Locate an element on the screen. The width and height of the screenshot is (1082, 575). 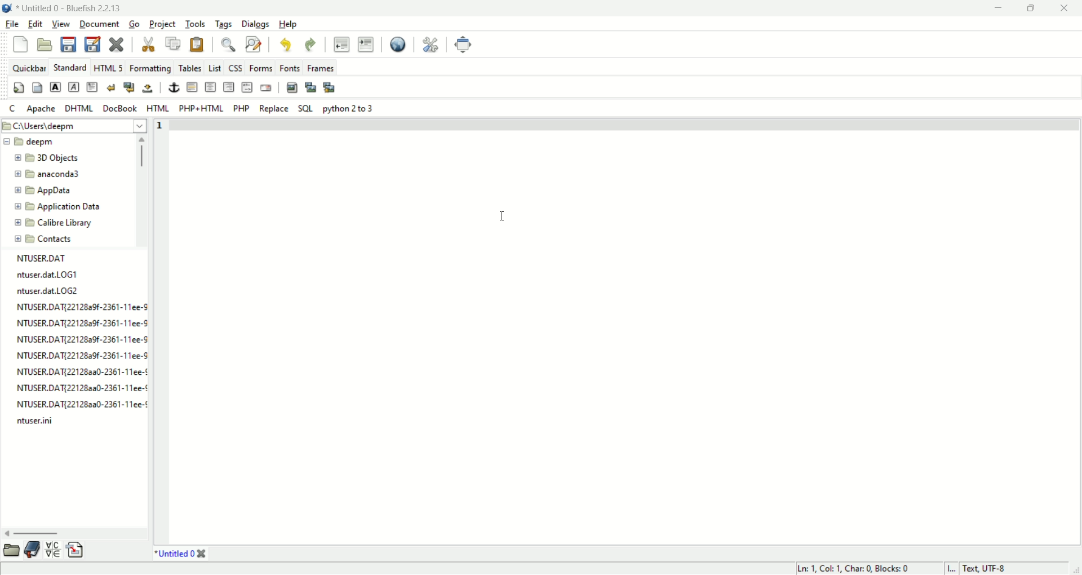
maximize is located at coordinates (1031, 8).